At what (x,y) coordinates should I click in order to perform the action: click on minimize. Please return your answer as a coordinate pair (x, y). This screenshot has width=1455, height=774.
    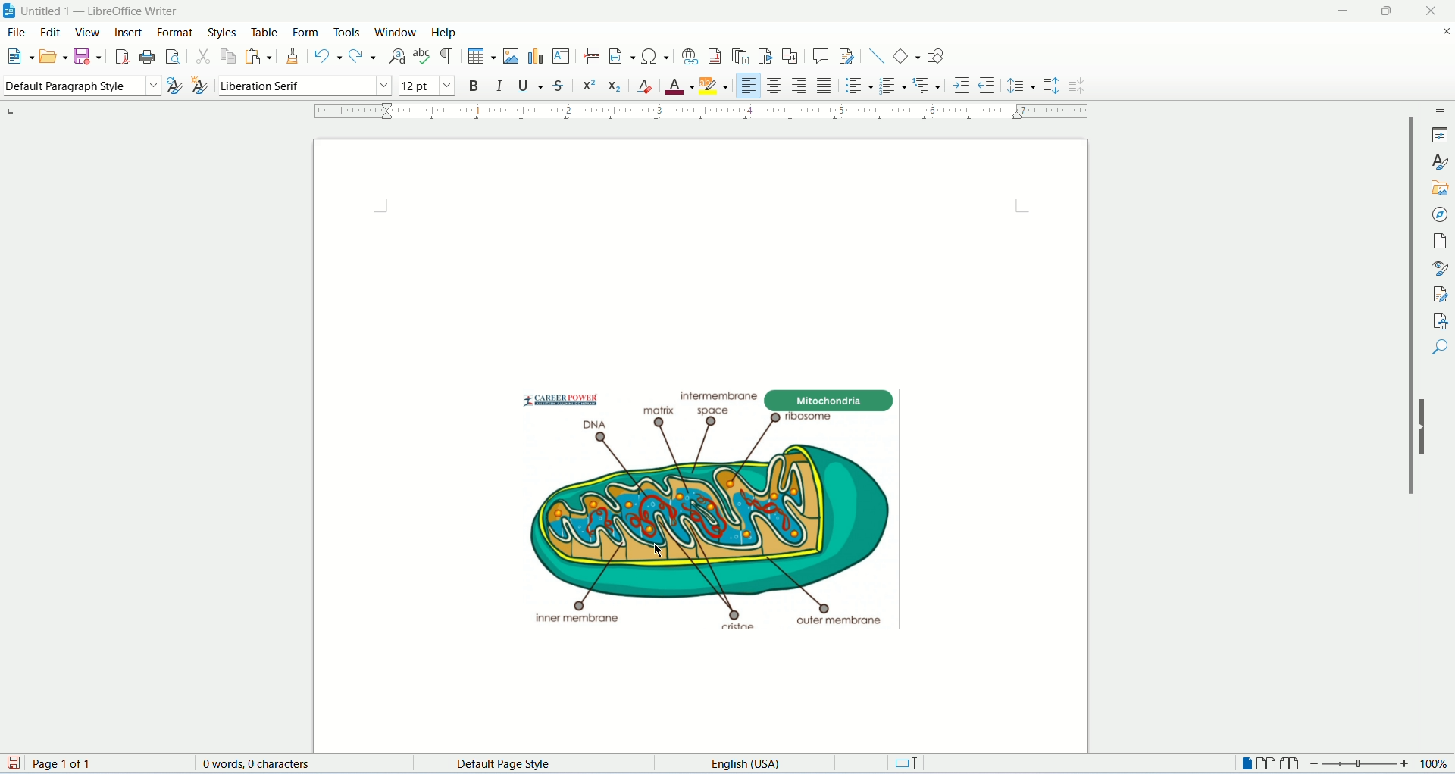
    Looking at the image, I should click on (1345, 11).